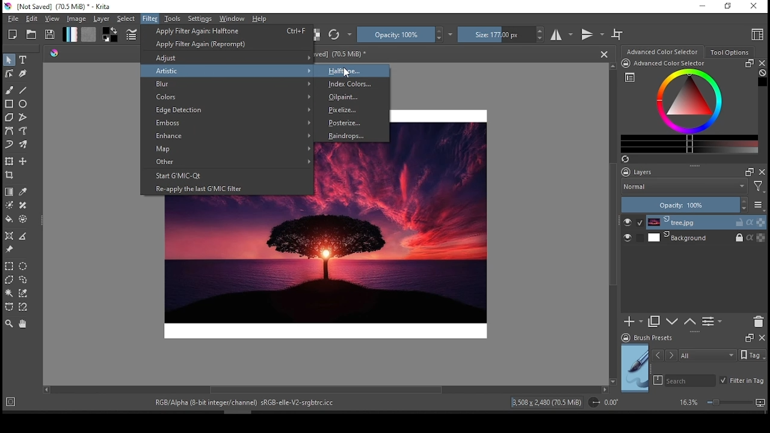 Image resolution: width=770 pixels, height=433 pixels. What do you see at coordinates (89, 34) in the screenshot?
I see `fill pattern` at bounding box center [89, 34].